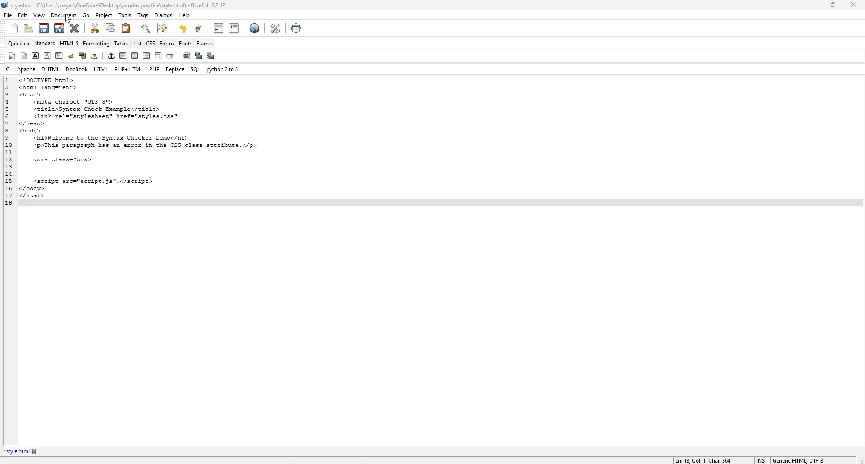 The image size is (865, 464). What do you see at coordinates (110, 28) in the screenshot?
I see `copy` at bounding box center [110, 28].